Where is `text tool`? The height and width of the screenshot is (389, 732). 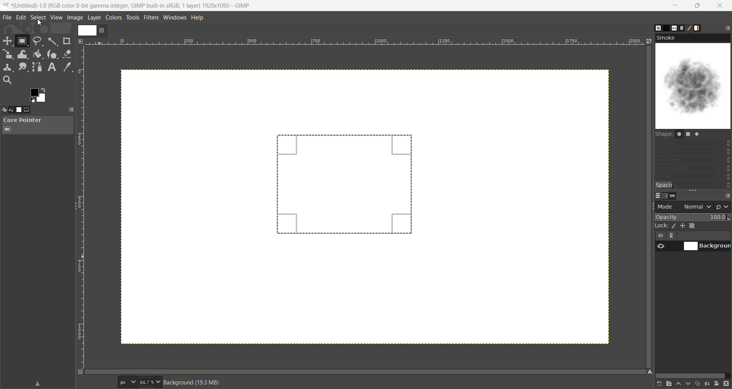
text tool is located at coordinates (51, 67).